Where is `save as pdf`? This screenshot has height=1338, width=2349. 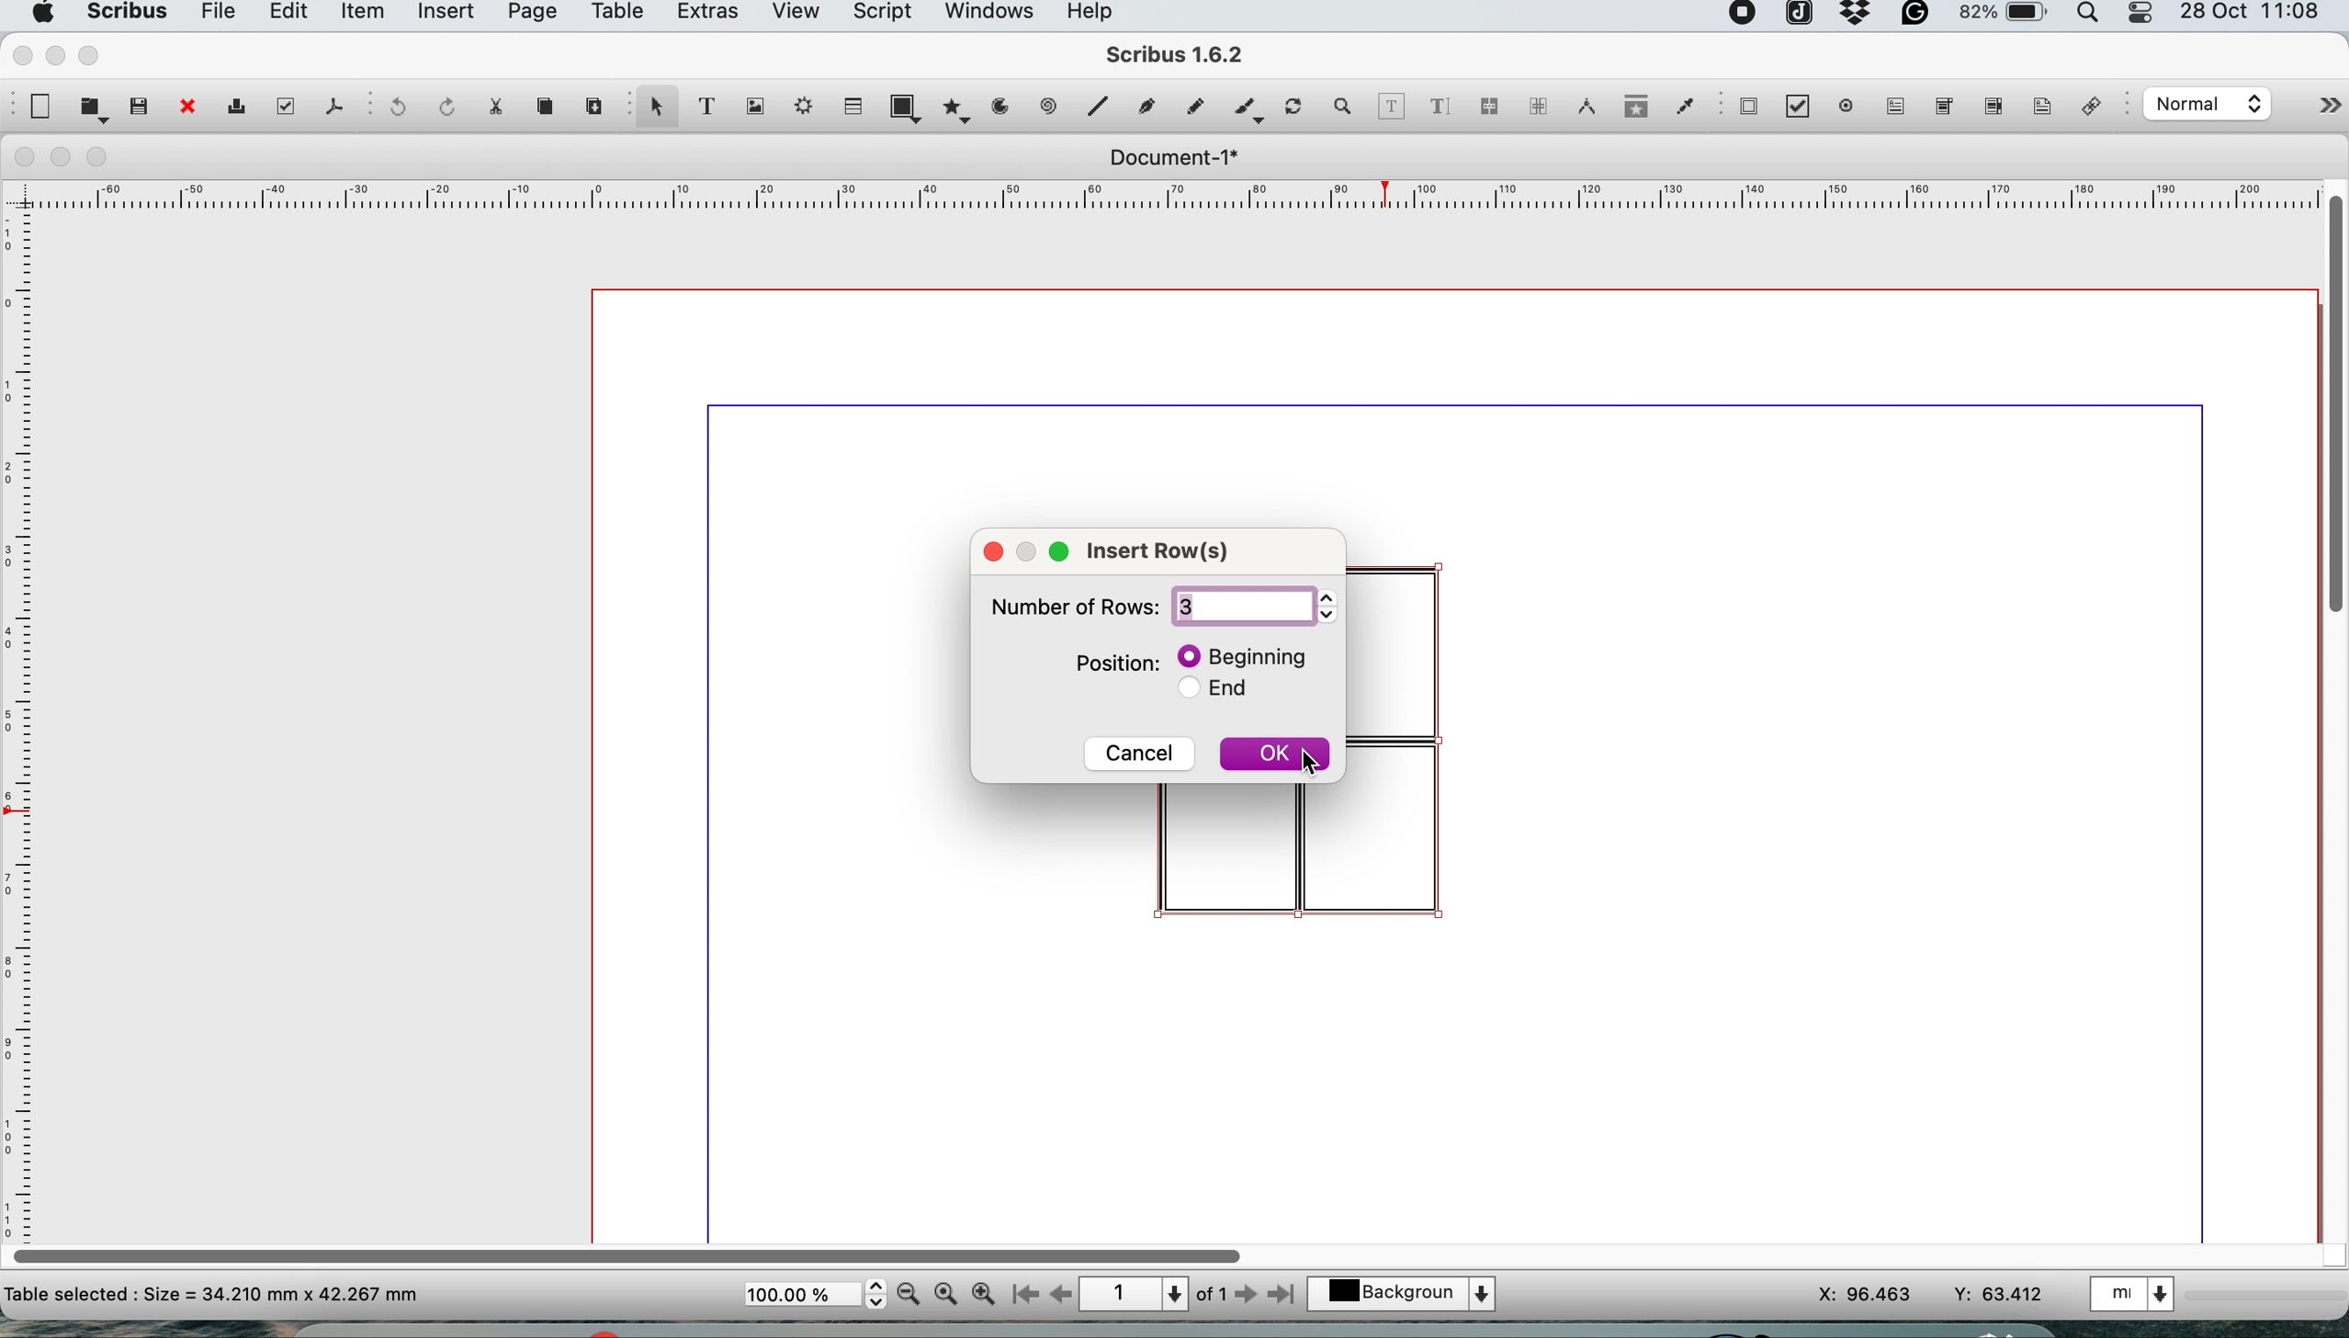
save as pdf is located at coordinates (333, 106).